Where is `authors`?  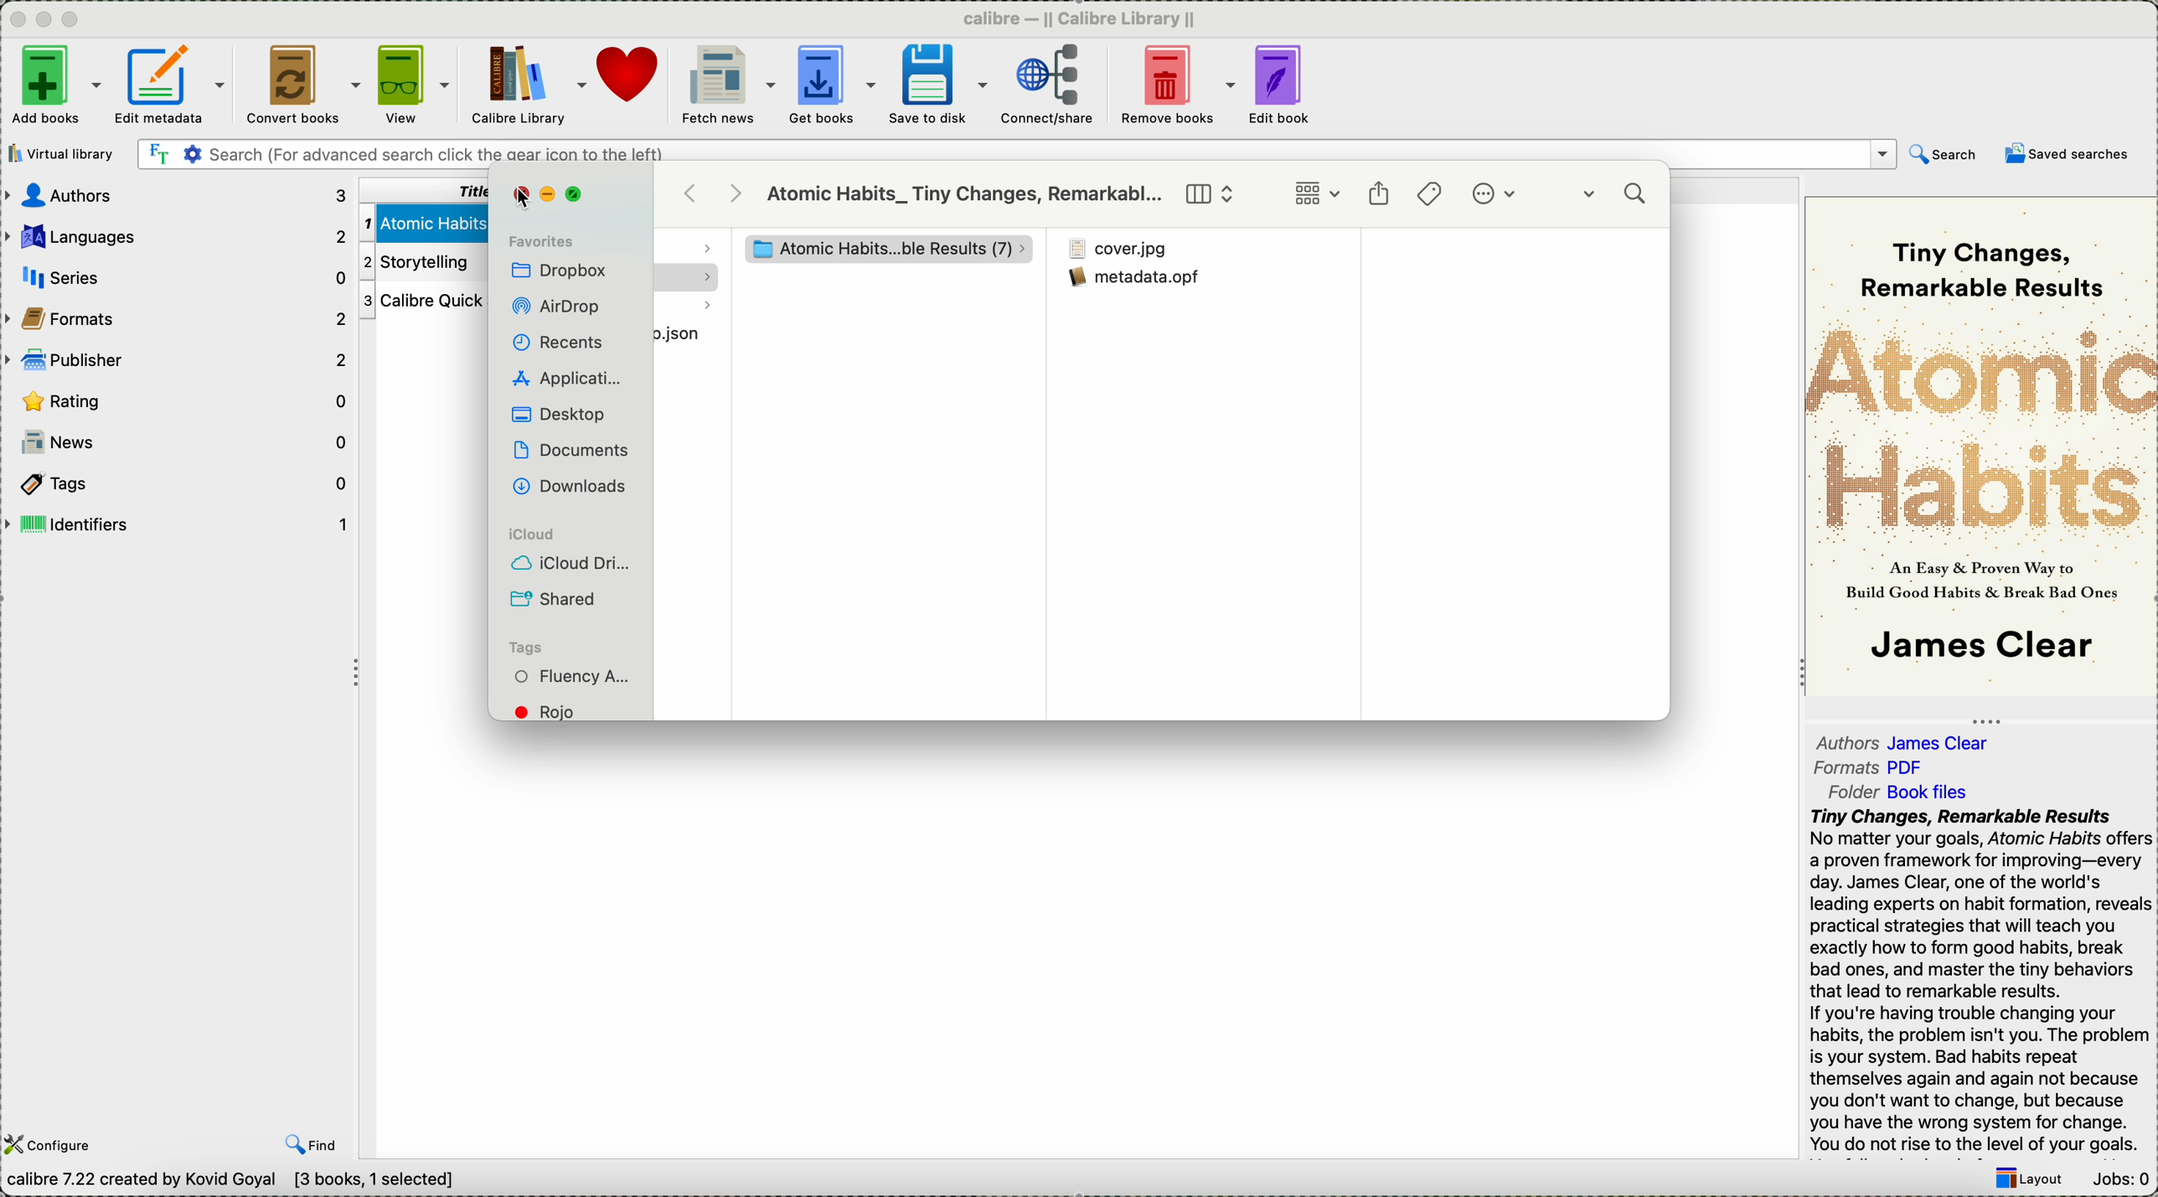 authors is located at coordinates (1907, 738).